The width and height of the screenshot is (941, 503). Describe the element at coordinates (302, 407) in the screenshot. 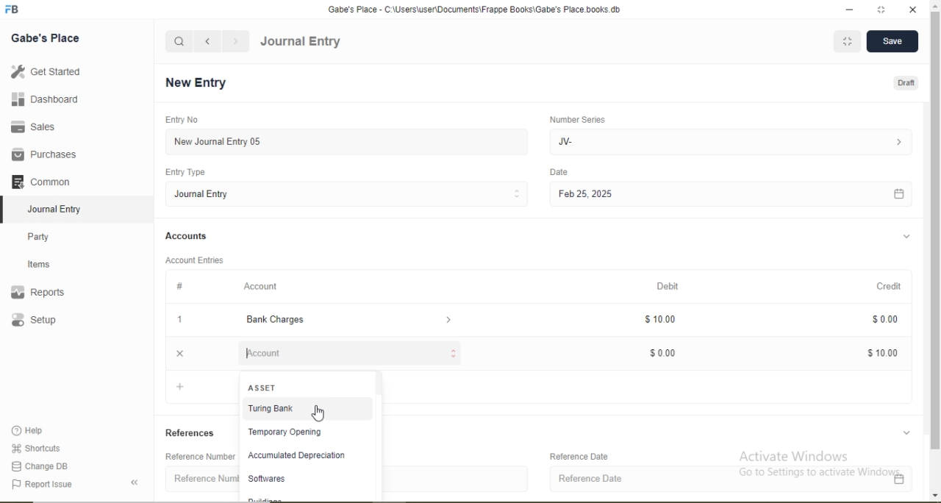

I see `Turing Bank` at that location.